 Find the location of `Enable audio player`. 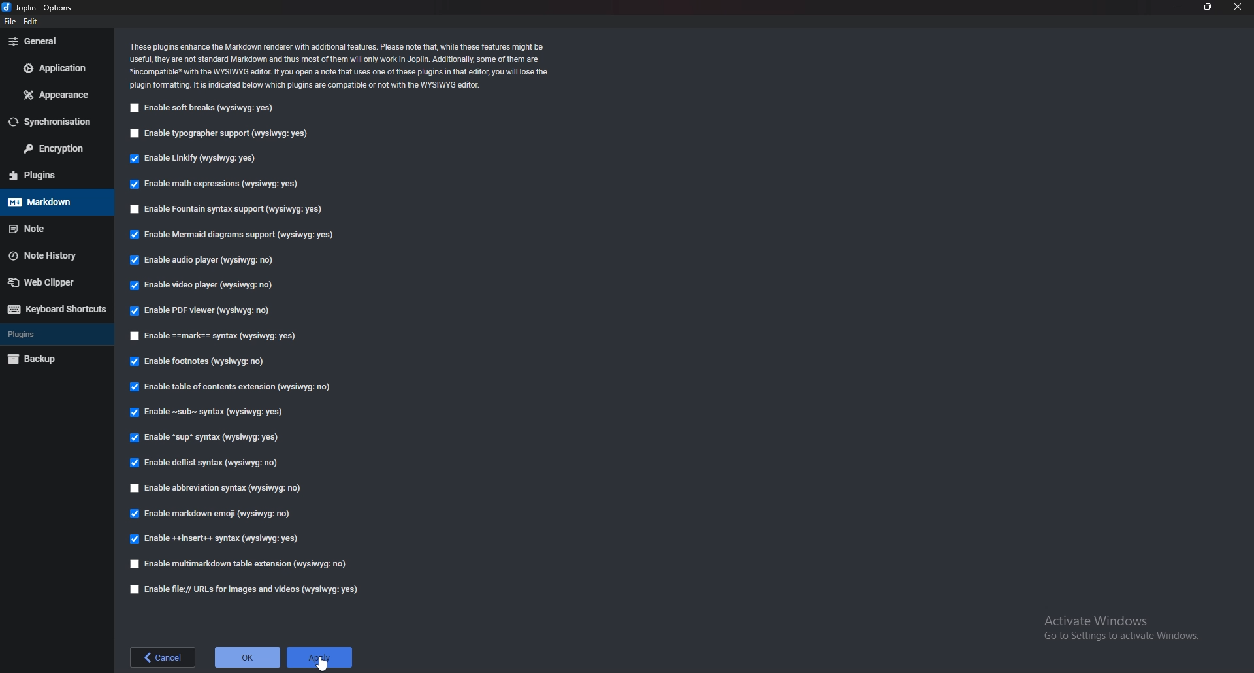

Enable audio player is located at coordinates (202, 261).